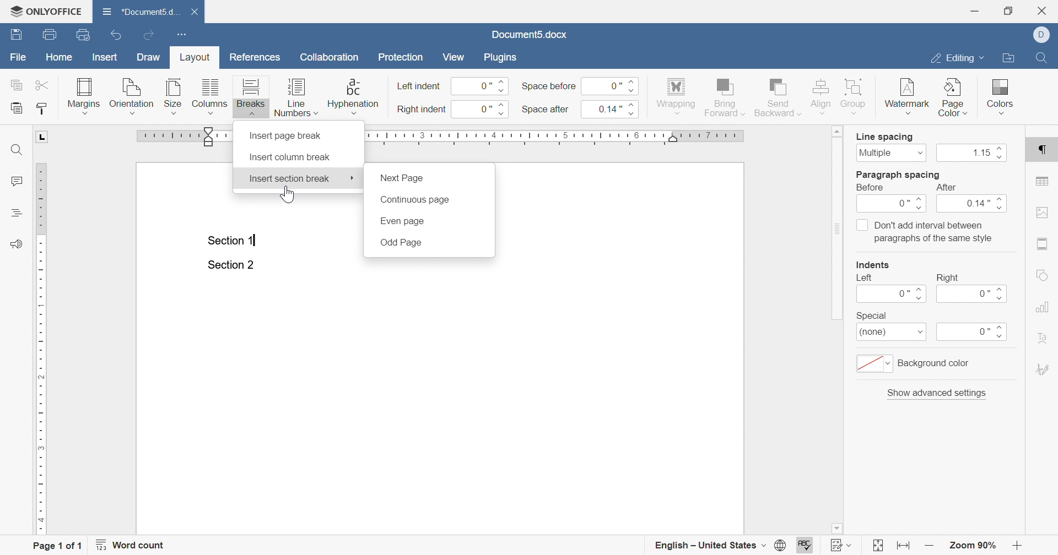 This screenshot has height=555, width=1058. What do you see at coordinates (296, 97) in the screenshot?
I see `line numbers` at bounding box center [296, 97].